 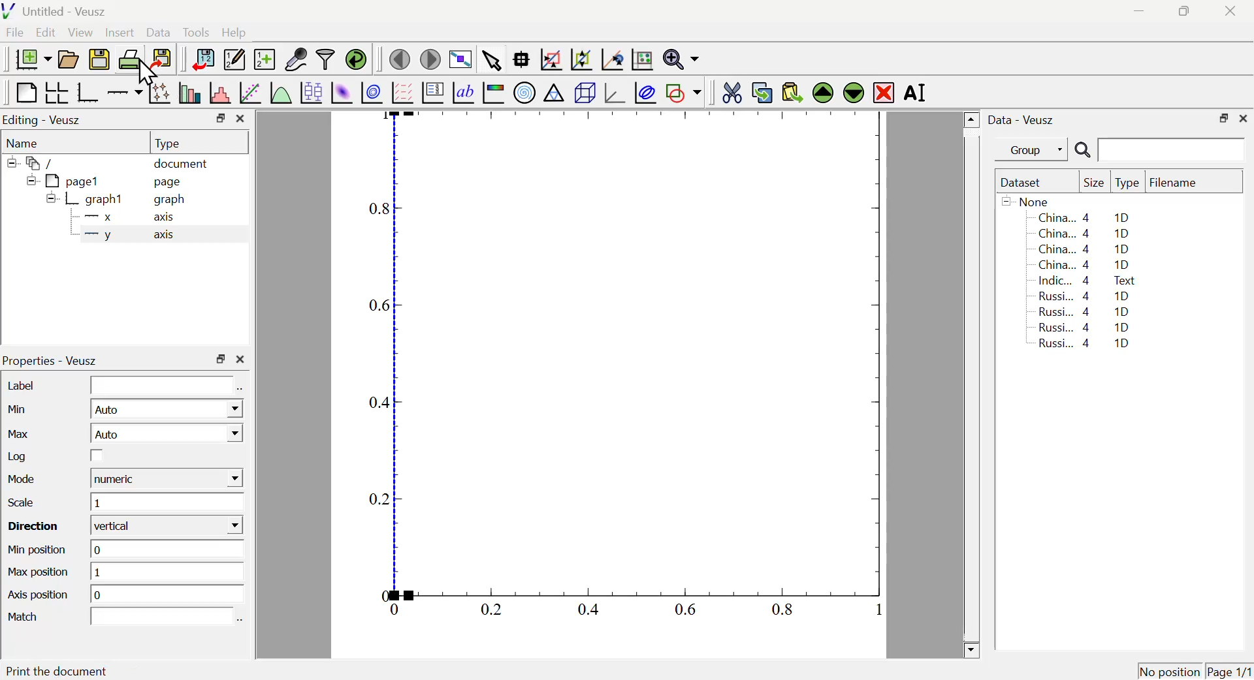 What do you see at coordinates (24, 144) in the screenshot?
I see `Name` at bounding box center [24, 144].